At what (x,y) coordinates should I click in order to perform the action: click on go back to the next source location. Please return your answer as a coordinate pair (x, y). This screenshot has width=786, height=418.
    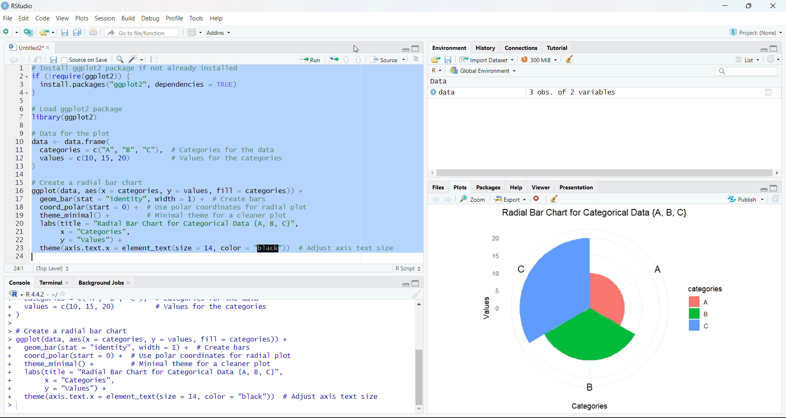
    Looking at the image, I should click on (23, 58).